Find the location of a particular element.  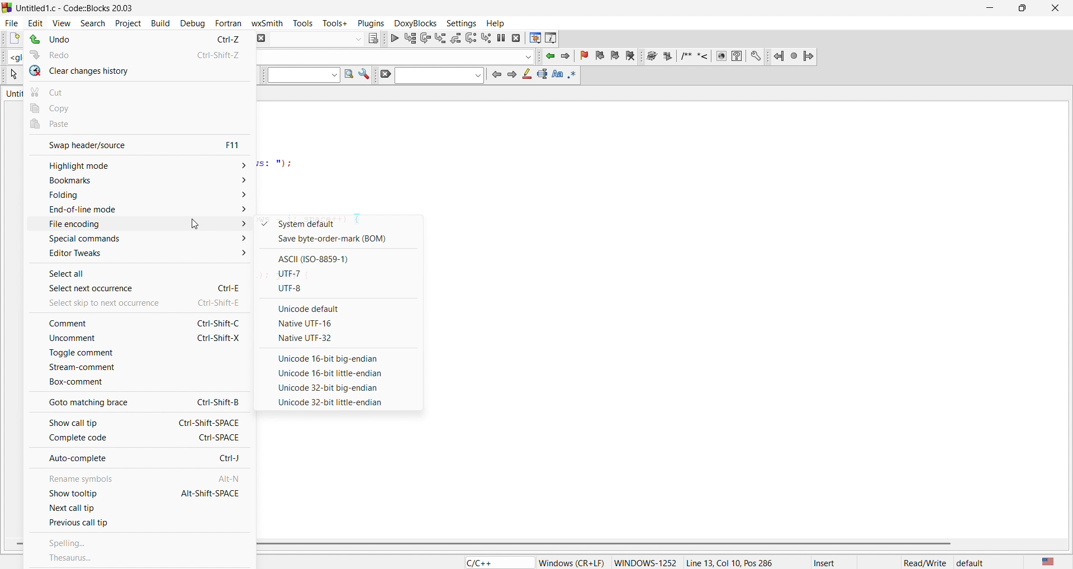

debug continue is located at coordinates (394, 39).